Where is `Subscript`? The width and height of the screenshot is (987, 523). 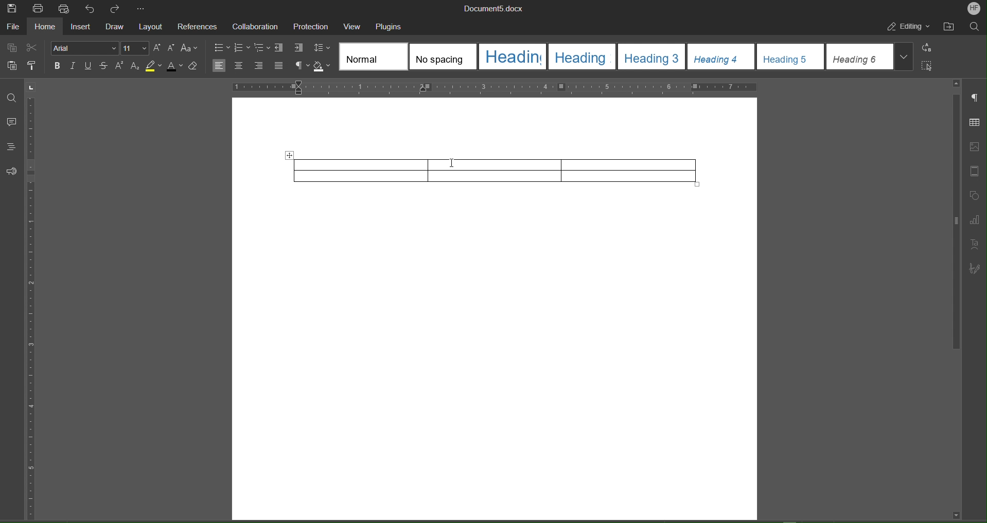 Subscript is located at coordinates (136, 66).